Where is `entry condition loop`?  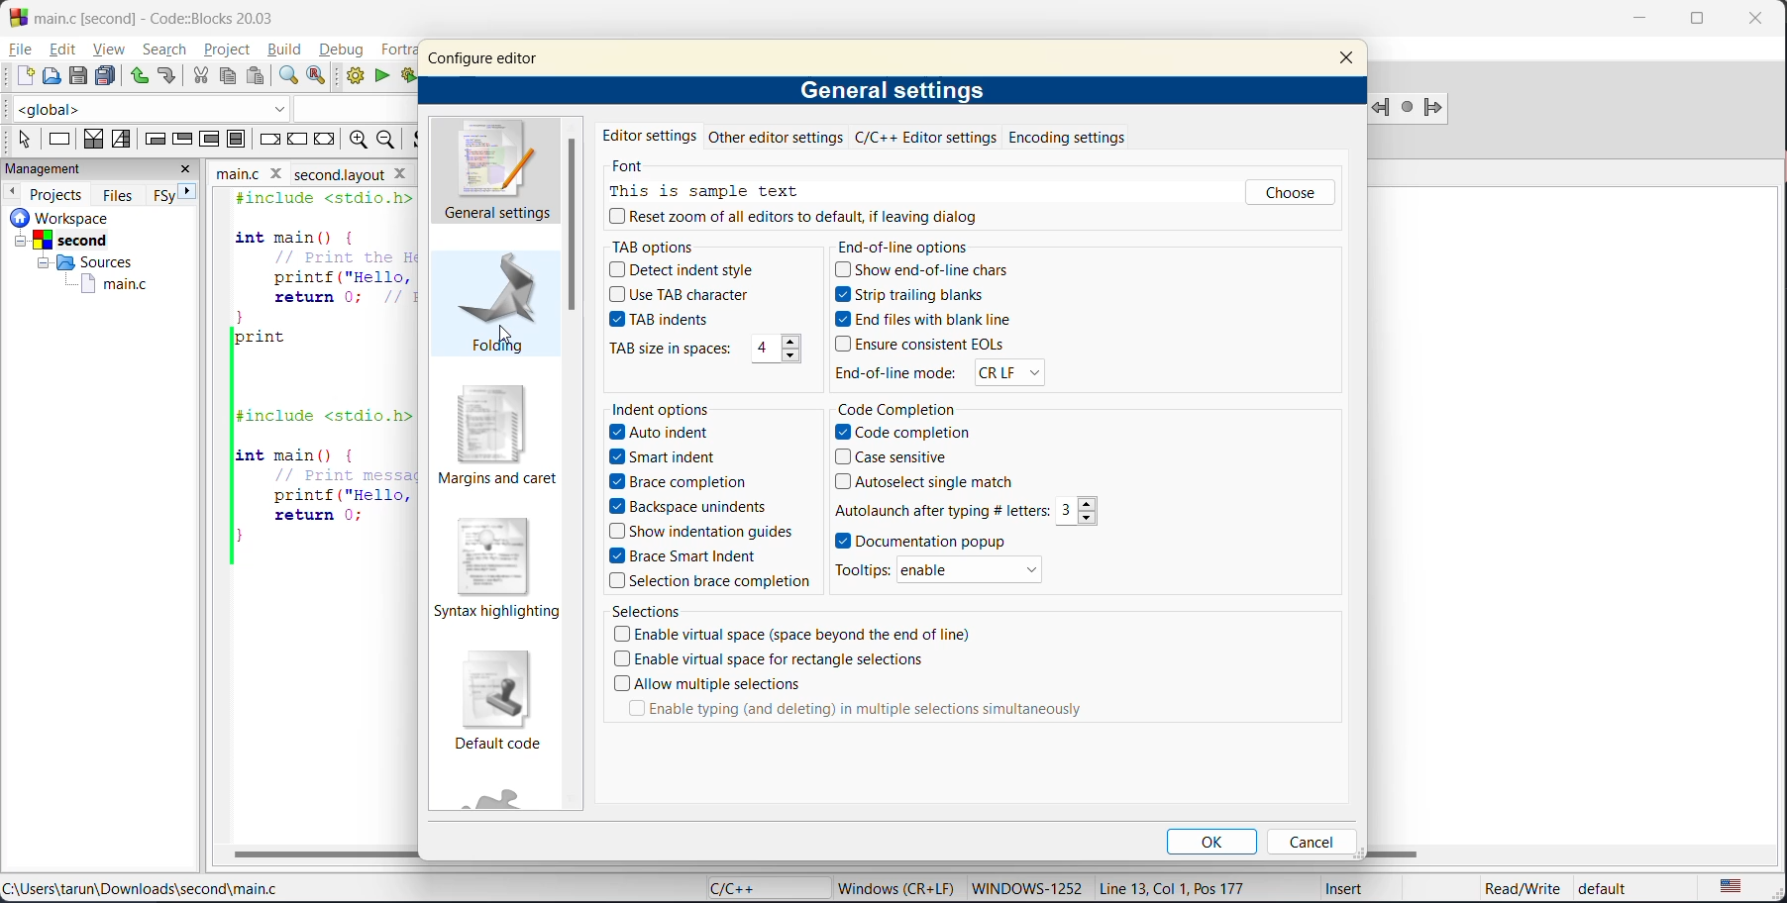
entry condition loop is located at coordinates (154, 138).